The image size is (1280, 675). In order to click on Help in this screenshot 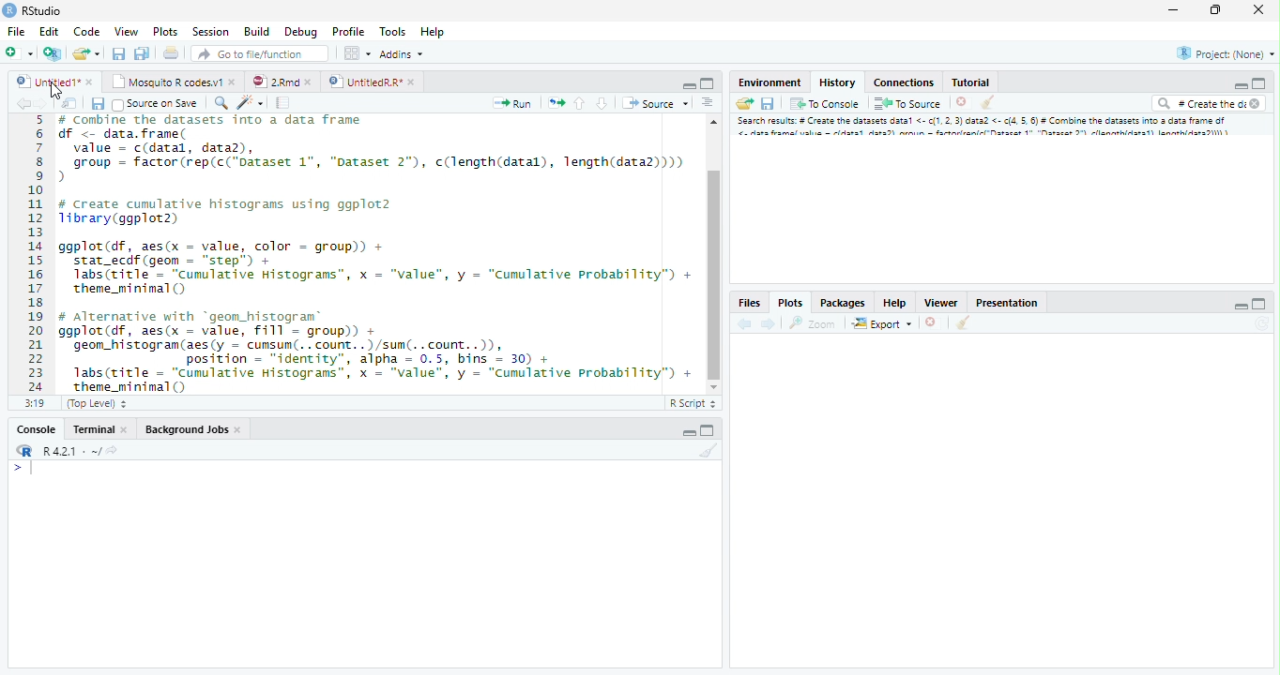, I will do `click(894, 302)`.